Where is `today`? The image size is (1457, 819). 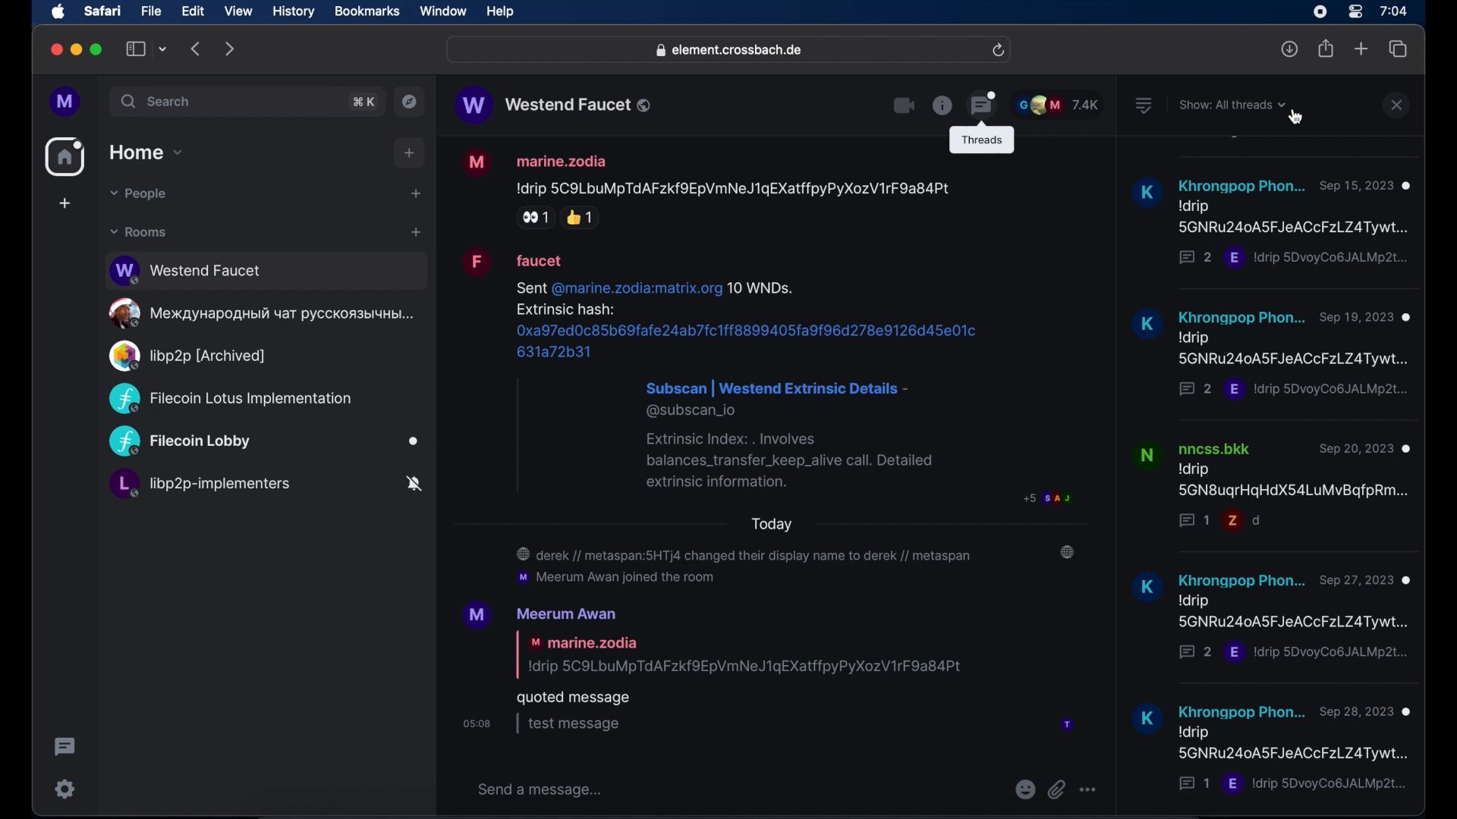
today is located at coordinates (772, 522).